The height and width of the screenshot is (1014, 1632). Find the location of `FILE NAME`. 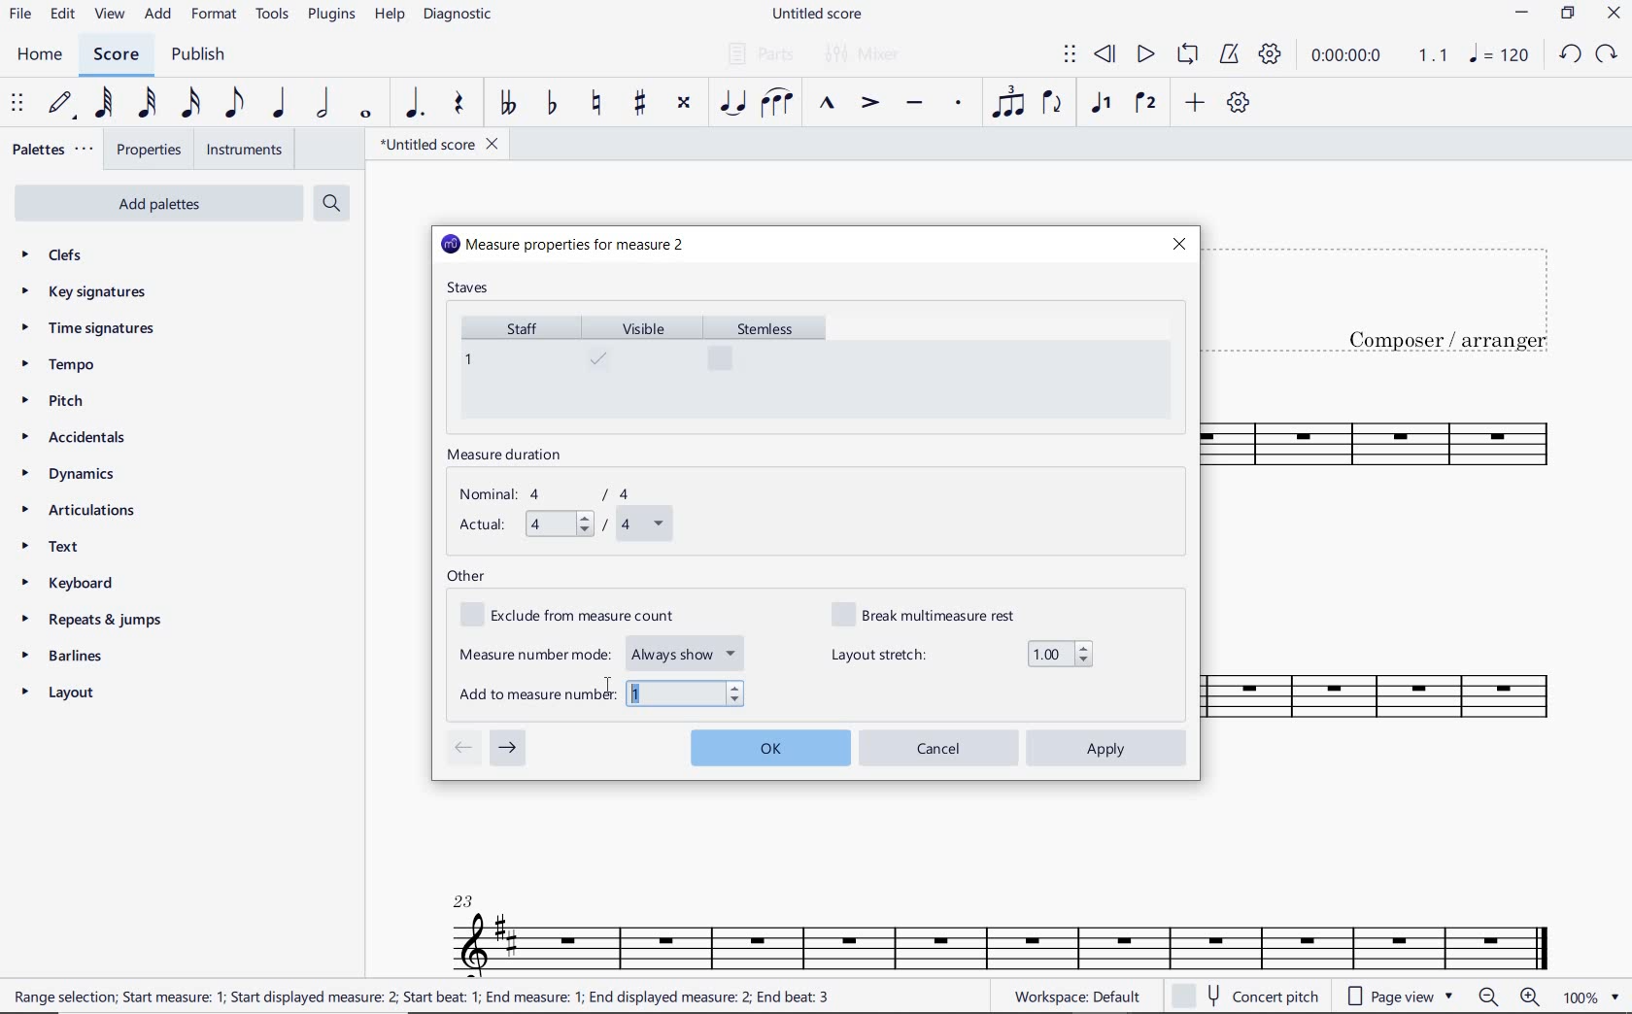

FILE NAME is located at coordinates (821, 15).